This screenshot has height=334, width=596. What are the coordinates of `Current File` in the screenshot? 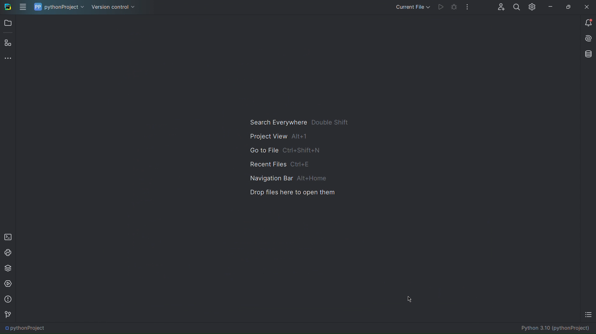 It's located at (412, 7).